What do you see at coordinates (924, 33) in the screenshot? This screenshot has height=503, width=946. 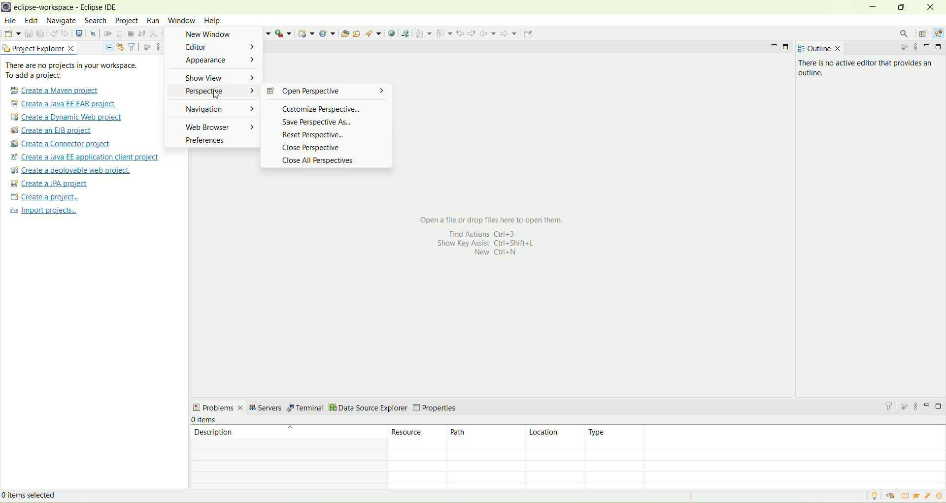 I see `open perspective` at bounding box center [924, 33].